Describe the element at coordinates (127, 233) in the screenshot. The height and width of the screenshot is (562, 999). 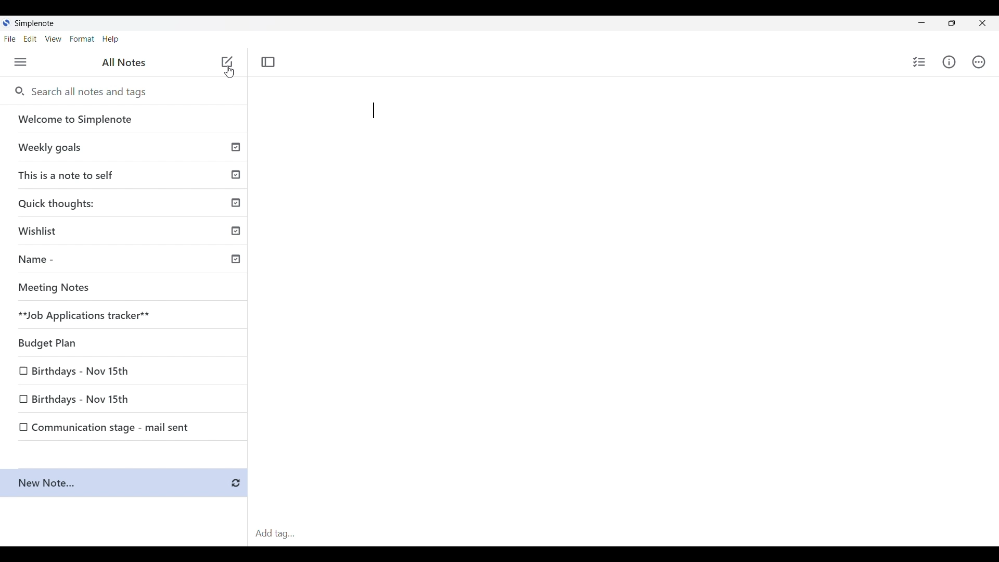
I see `Wishlist` at that location.